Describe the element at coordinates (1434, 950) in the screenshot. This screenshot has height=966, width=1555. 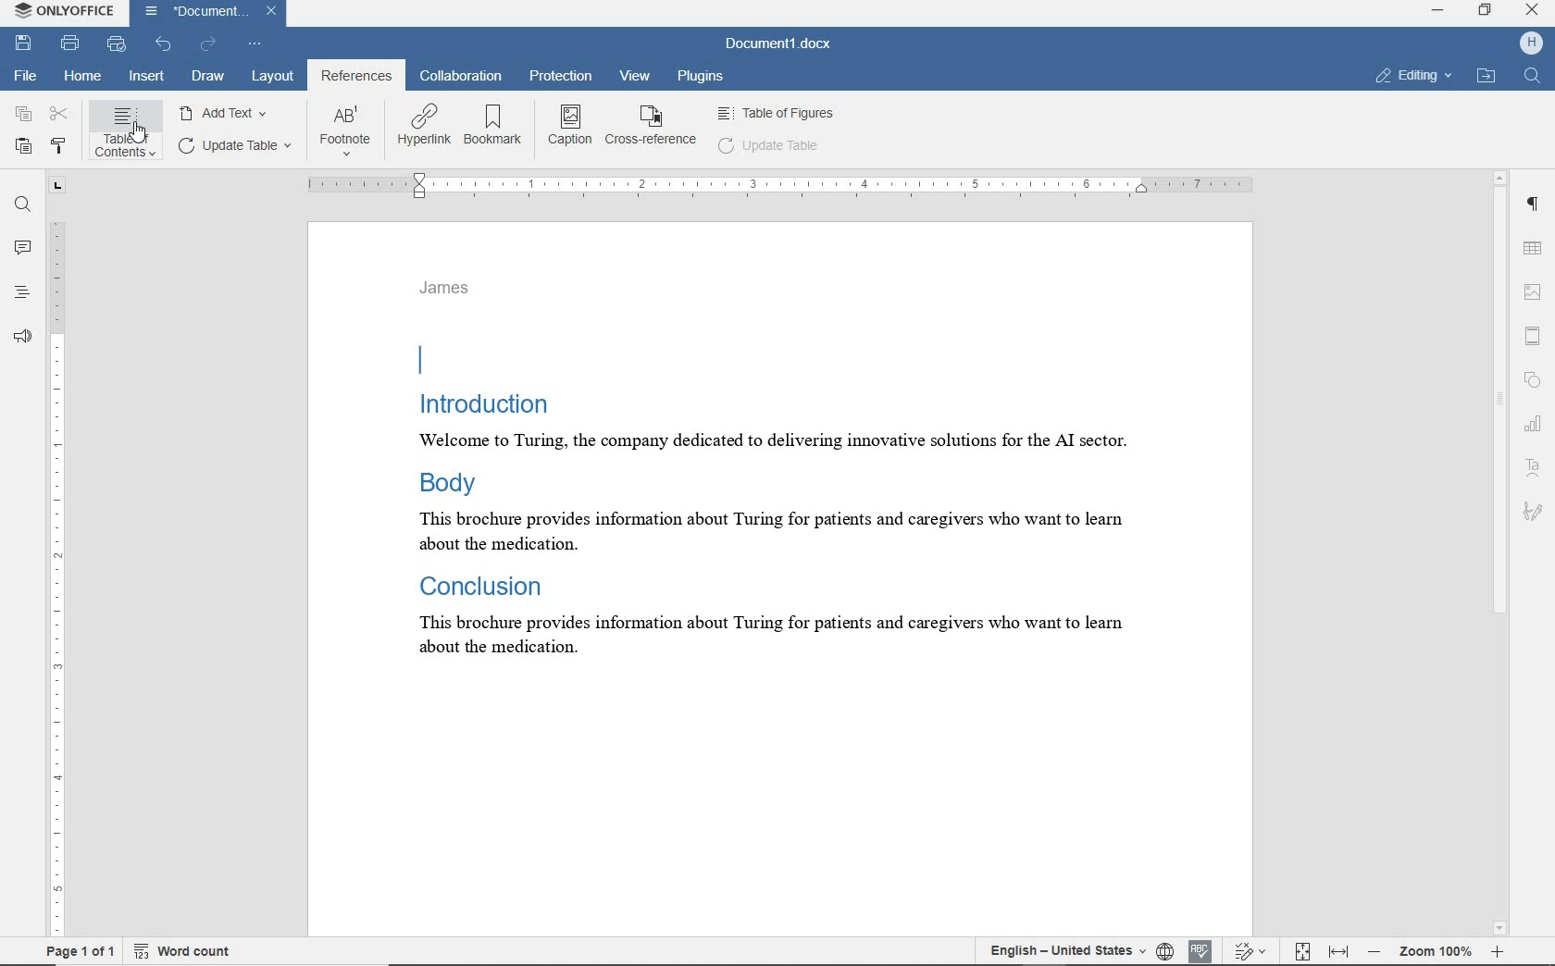
I see `zoom out or zoom in` at that location.